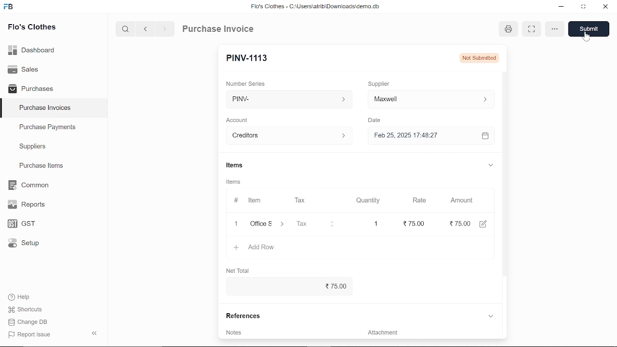 The image size is (617, 347). Describe the element at coordinates (40, 166) in the screenshot. I see `Purchase ltems` at that location.